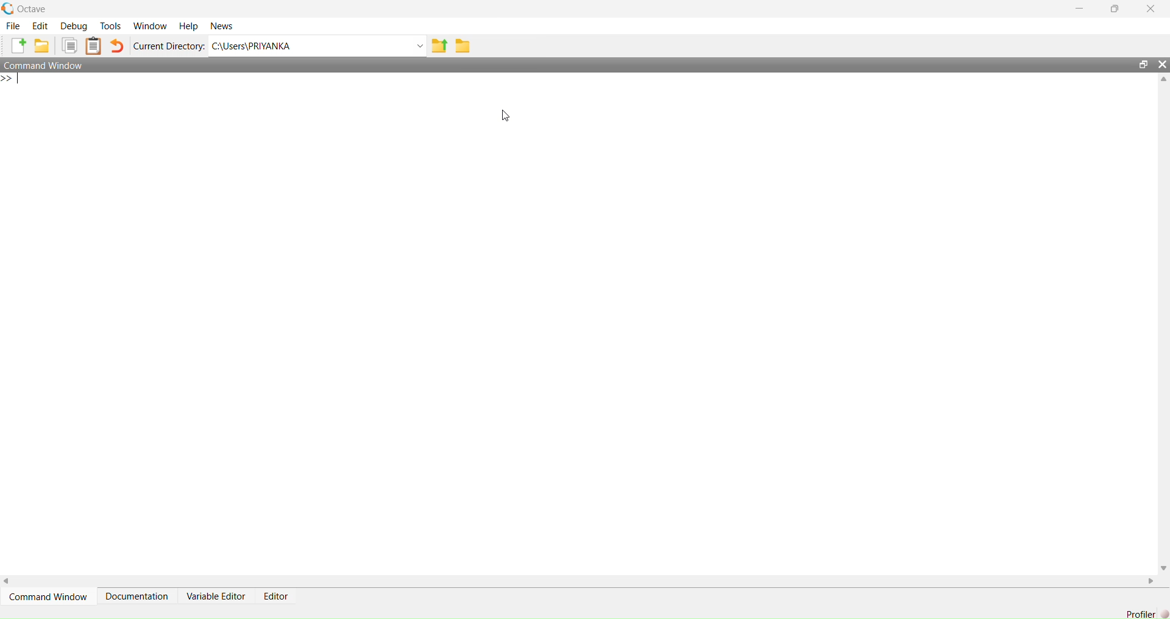 The width and height of the screenshot is (1170, 619). What do you see at coordinates (221, 25) in the screenshot?
I see `News` at bounding box center [221, 25].